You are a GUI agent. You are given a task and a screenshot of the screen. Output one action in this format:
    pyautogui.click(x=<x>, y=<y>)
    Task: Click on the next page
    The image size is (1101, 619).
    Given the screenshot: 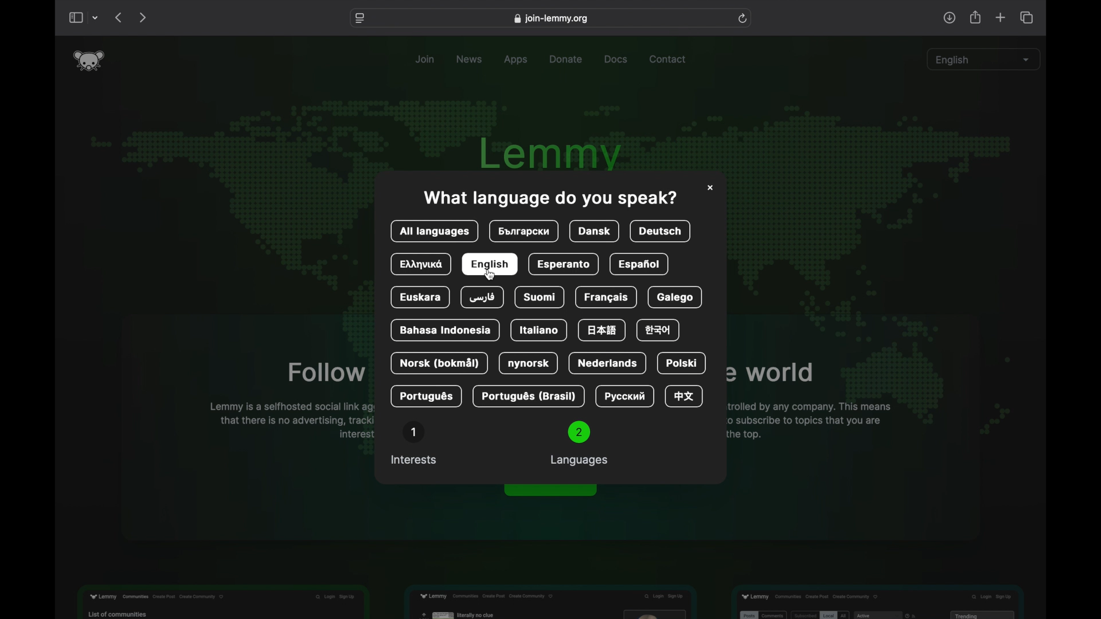 What is the action you would take?
    pyautogui.click(x=142, y=18)
    